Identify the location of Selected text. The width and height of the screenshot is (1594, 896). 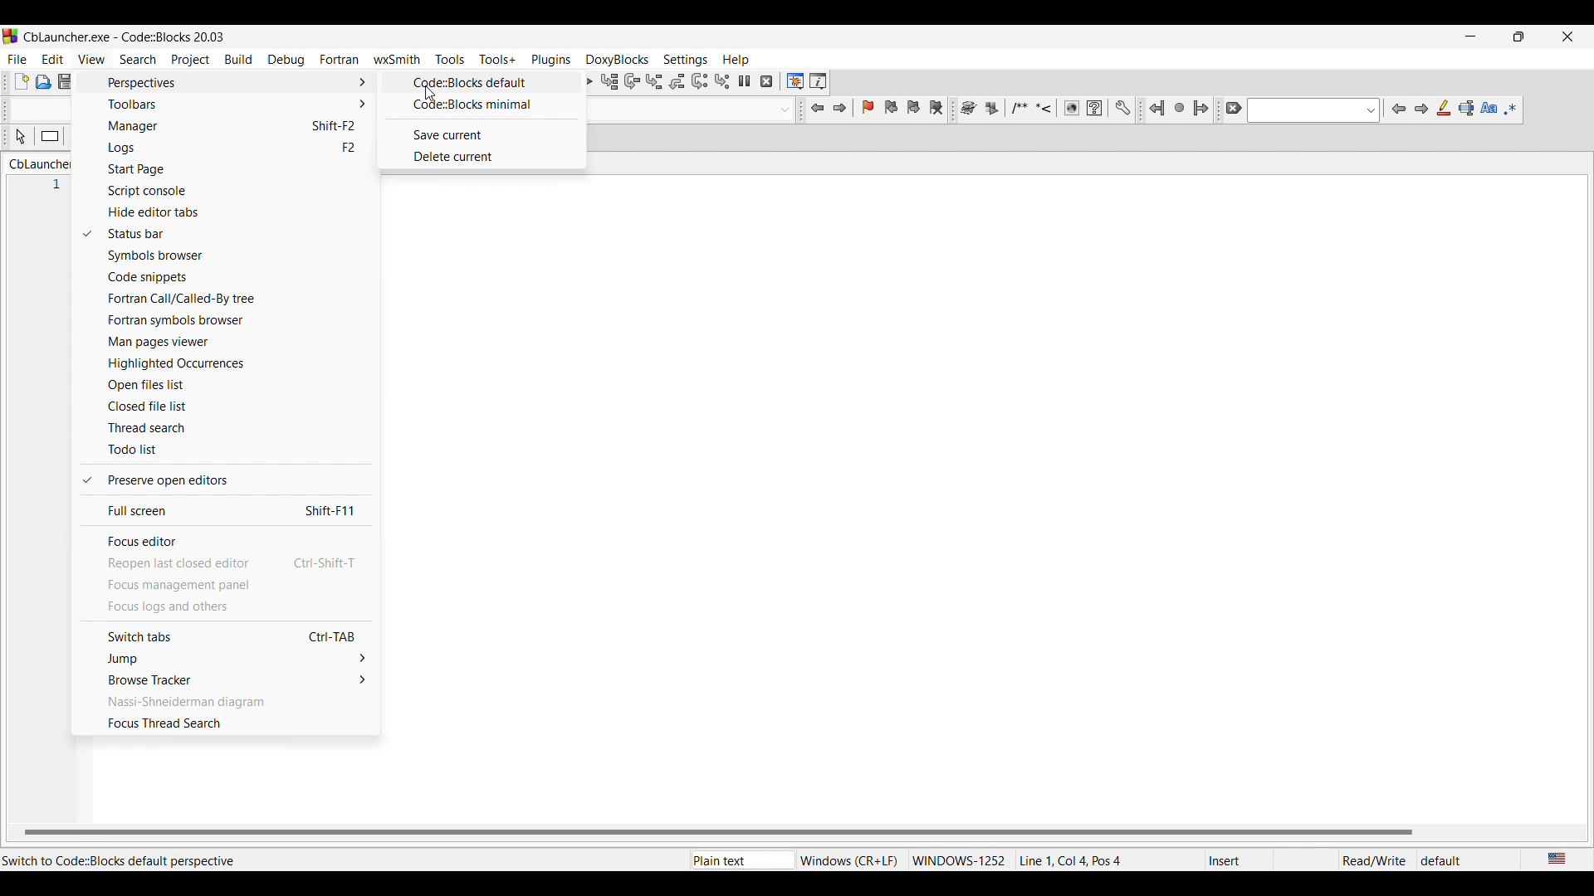
(1466, 108).